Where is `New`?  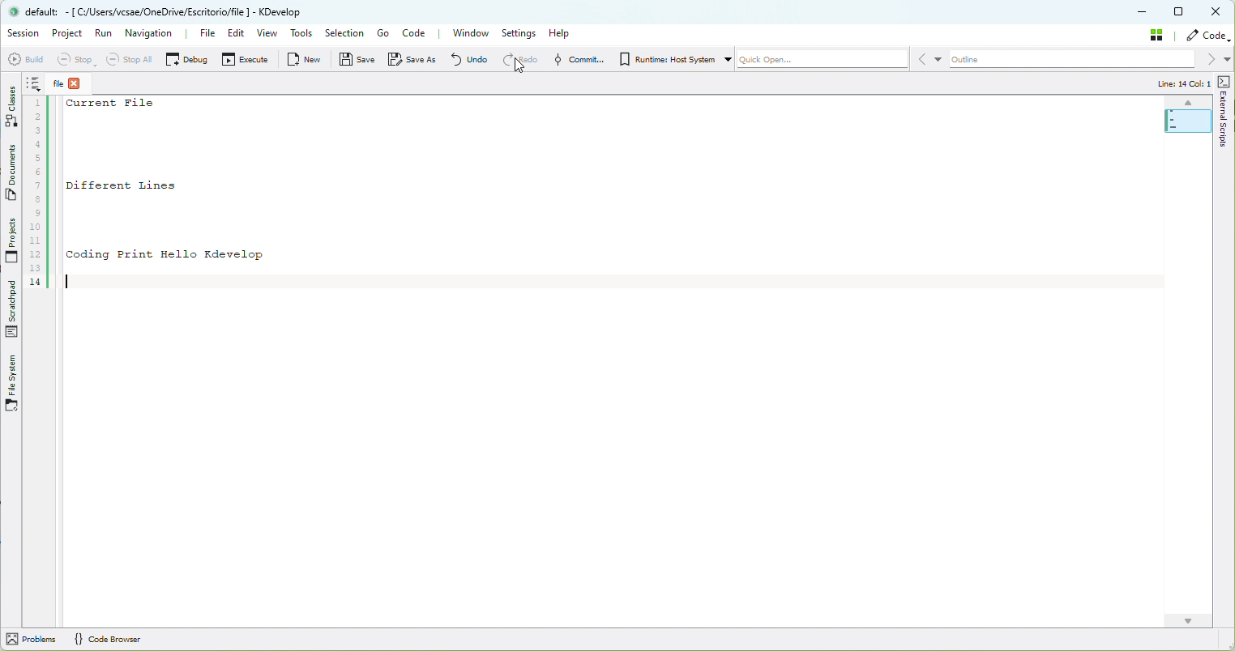 New is located at coordinates (306, 59).